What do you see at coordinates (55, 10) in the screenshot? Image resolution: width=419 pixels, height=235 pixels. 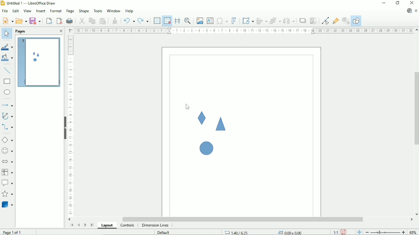 I see `Format` at bounding box center [55, 10].